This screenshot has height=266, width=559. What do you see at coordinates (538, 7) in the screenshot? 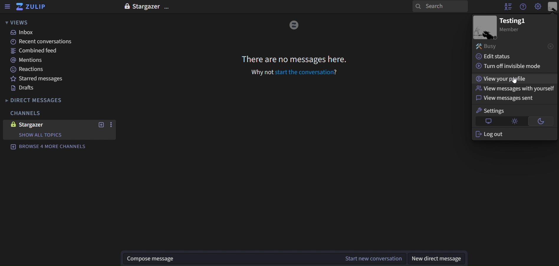
I see `main menu` at bounding box center [538, 7].